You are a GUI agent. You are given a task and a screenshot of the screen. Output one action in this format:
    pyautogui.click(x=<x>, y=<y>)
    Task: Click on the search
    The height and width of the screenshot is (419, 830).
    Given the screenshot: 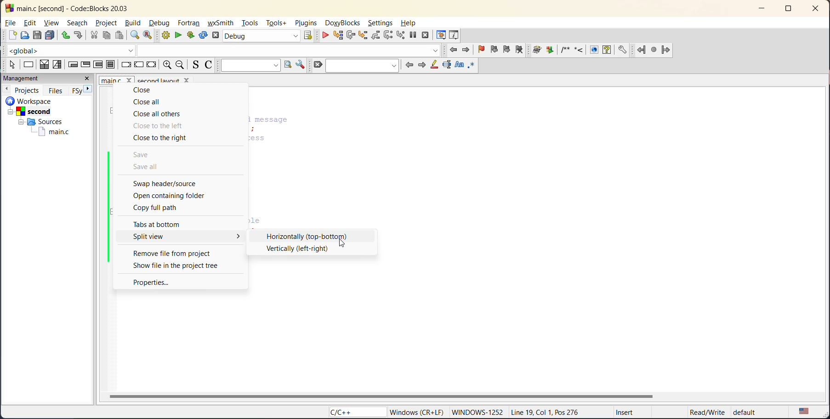 What is the action you would take?
    pyautogui.click(x=362, y=66)
    